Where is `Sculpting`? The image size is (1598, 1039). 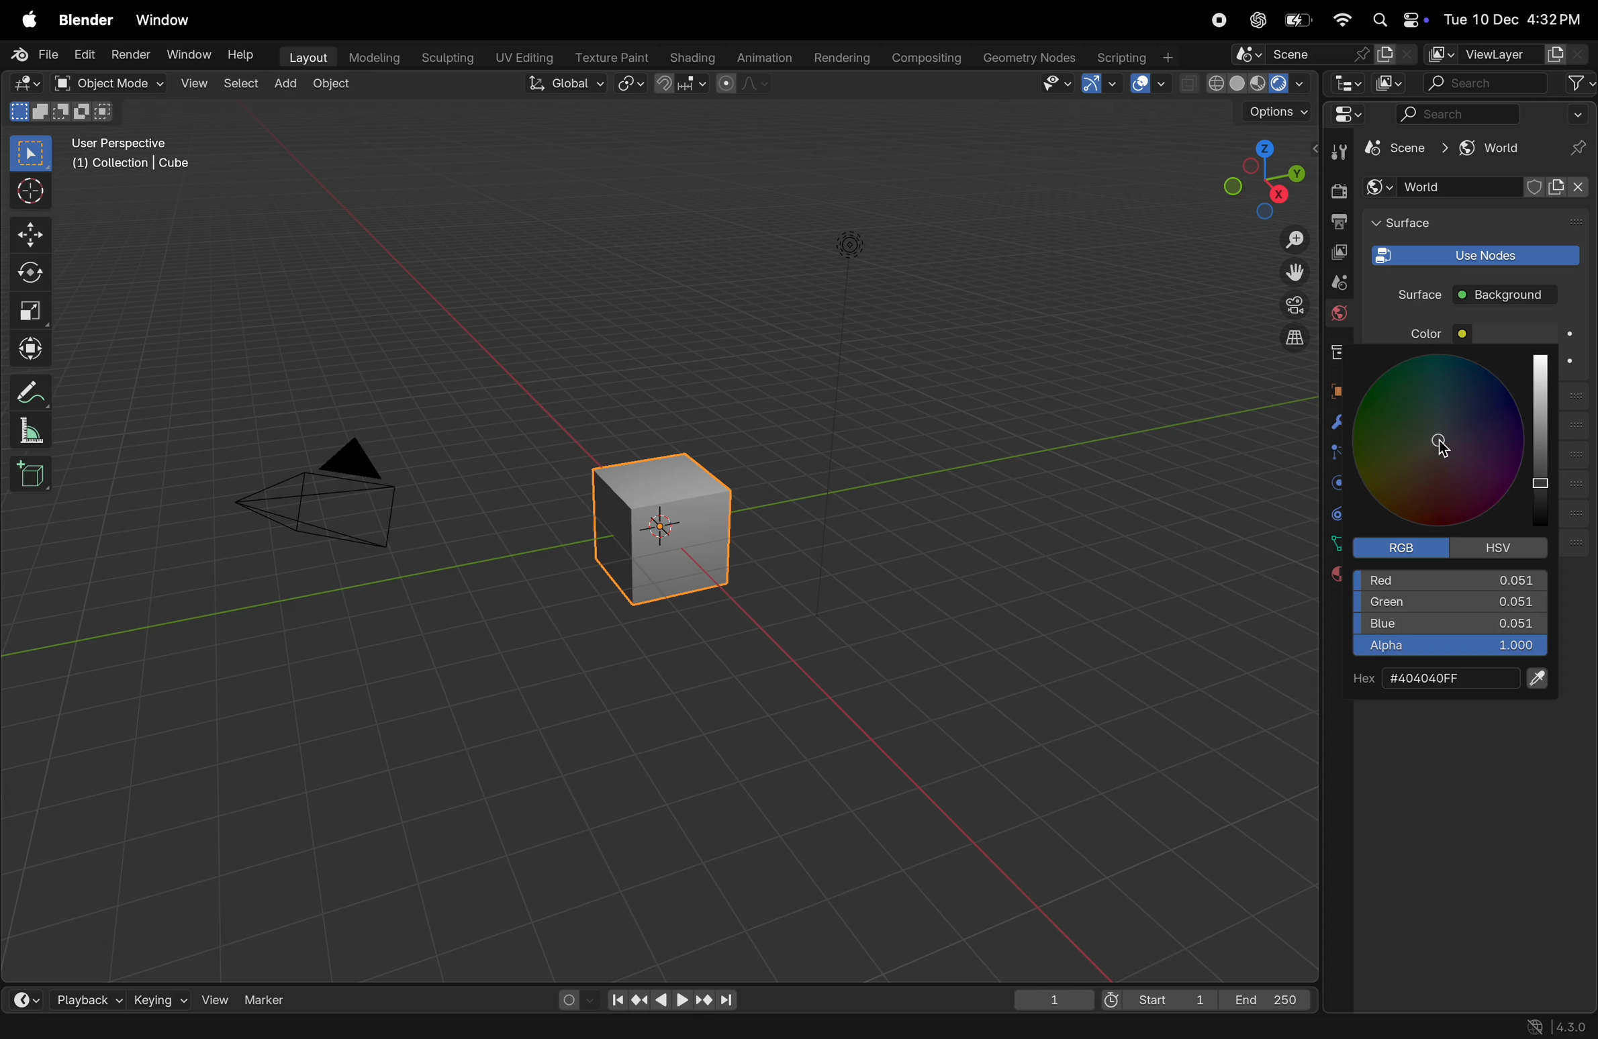 Sculpting is located at coordinates (444, 58).